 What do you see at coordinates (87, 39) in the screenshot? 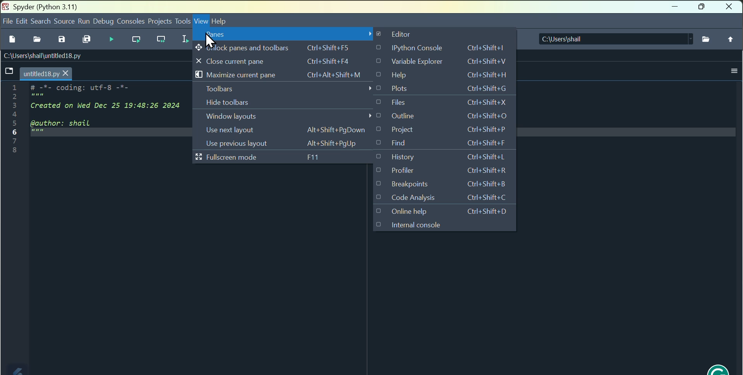
I see `Save all files` at bounding box center [87, 39].